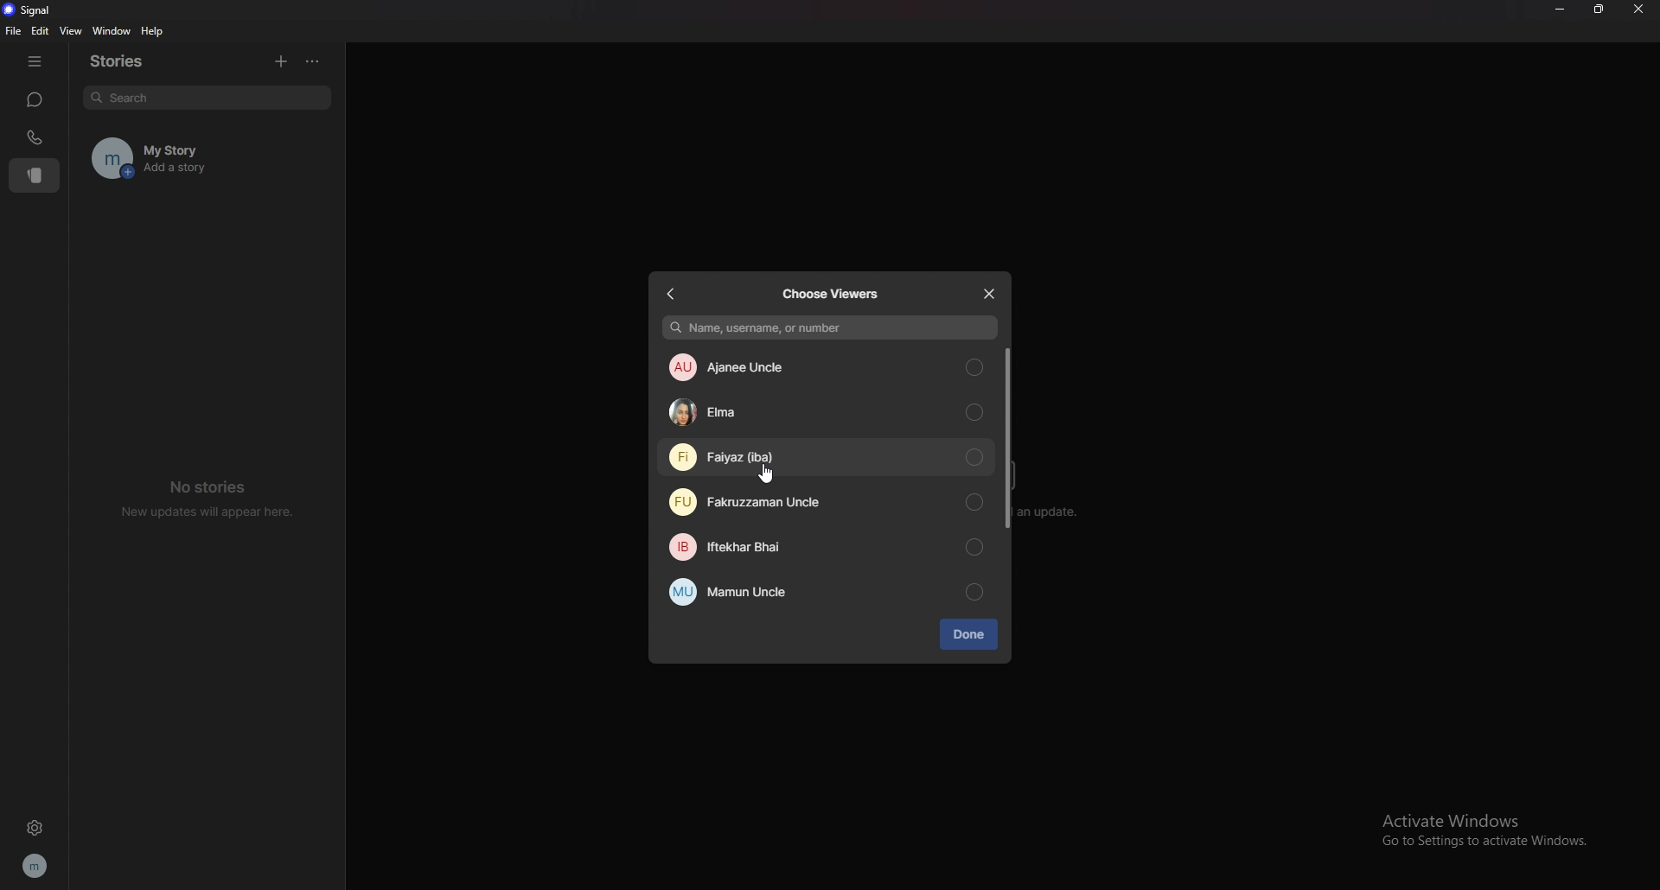 The width and height of the screenshot is (1660, 890). I want to click on search, so click(209, 96).